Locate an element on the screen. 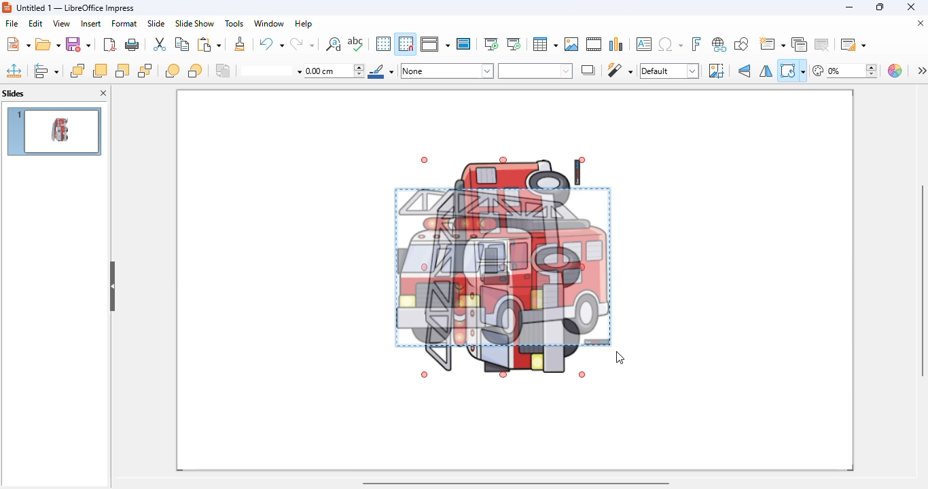 The image size is (928, 489). undo is located at coordinates (270, 43).